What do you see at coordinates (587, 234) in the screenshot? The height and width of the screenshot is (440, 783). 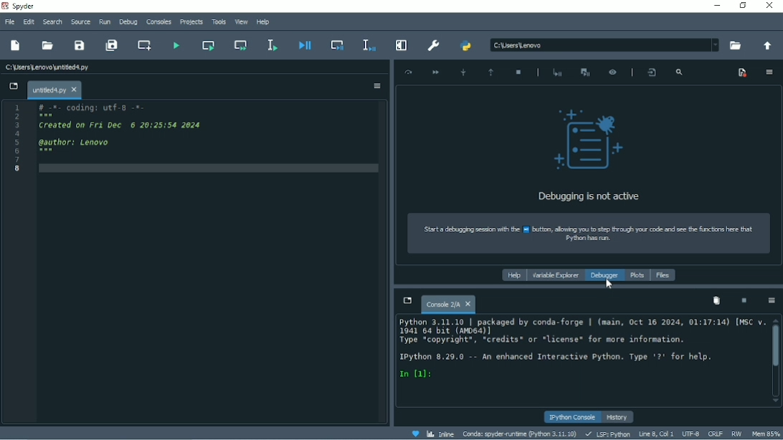 I see `Strt debugging sean with he 1 uti, lowing you sep Sag you code ae se he cons hr tat
Byon has` at bounding box center [587, 234].